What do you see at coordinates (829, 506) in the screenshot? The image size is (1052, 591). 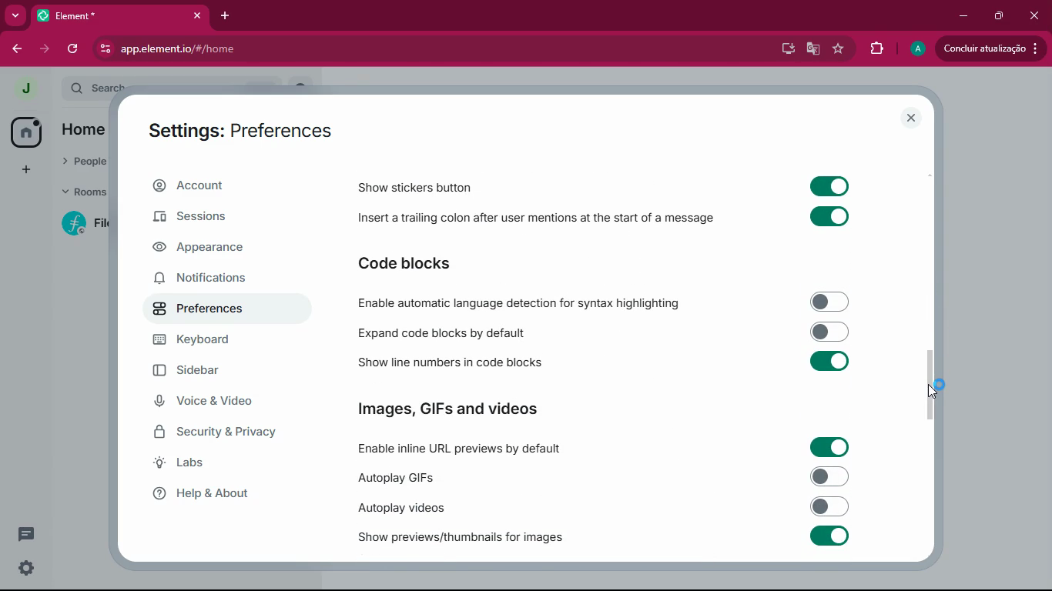 I see `Toggle off` at bounding box center [829, 506].